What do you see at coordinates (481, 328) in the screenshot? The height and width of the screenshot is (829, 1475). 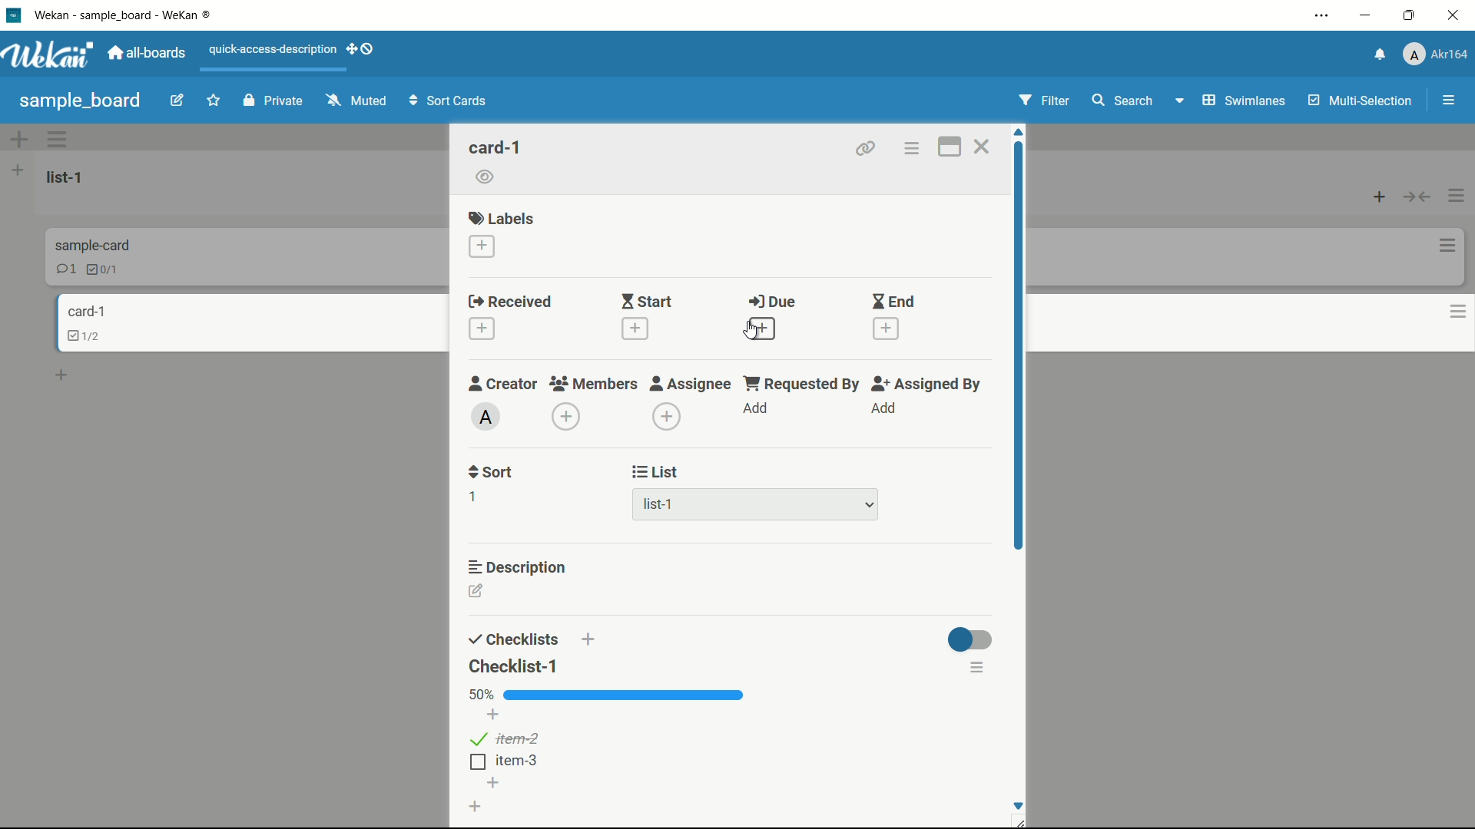 I see `add date` at bounding box center [481, 328].